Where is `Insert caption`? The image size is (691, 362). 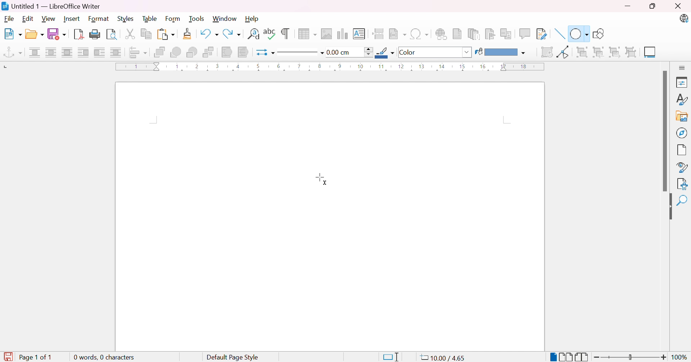 Insert caption is located at coordinates (651, 53).